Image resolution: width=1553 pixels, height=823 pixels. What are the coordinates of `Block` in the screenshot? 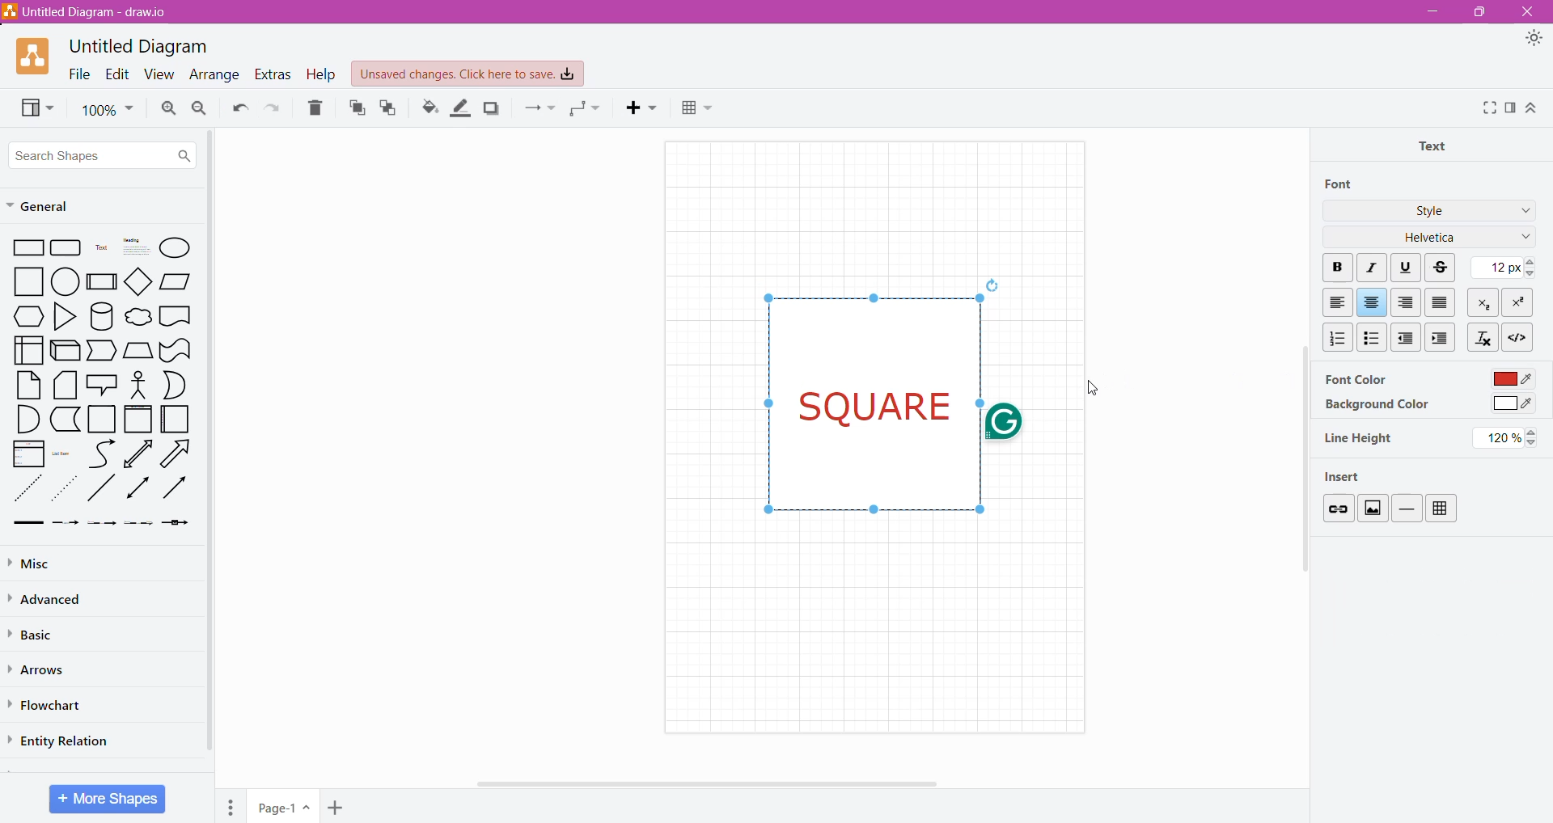 It's located at (1441, 302).